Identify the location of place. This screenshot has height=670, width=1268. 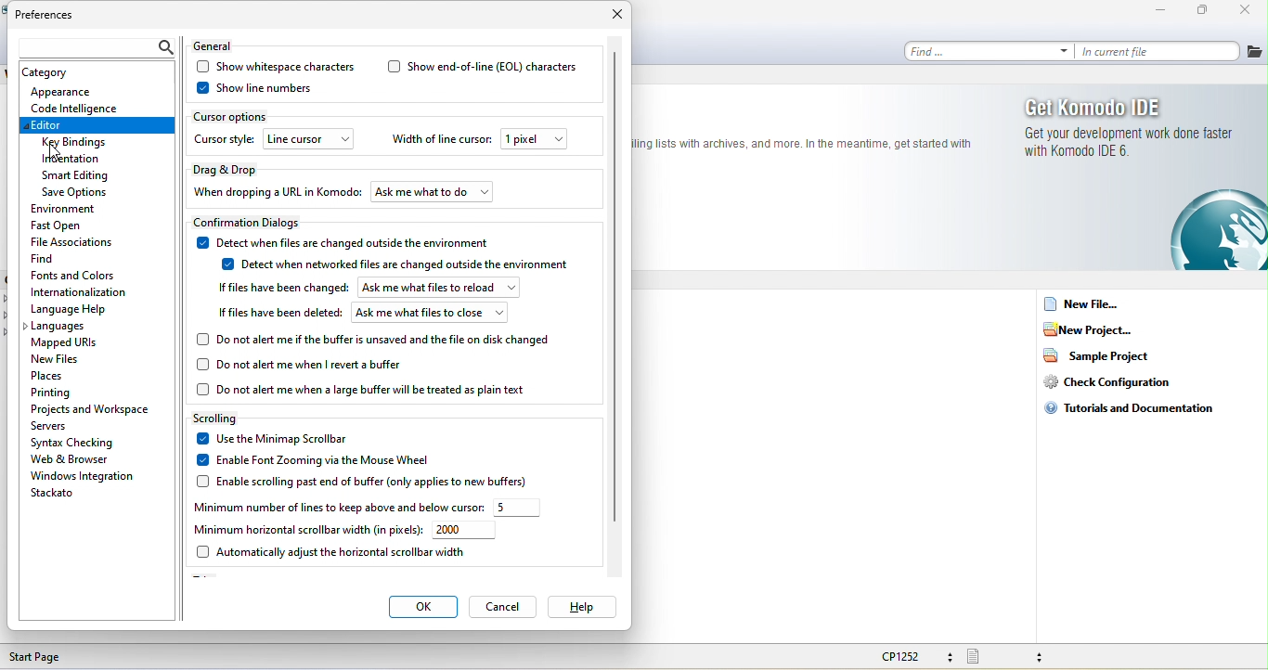
(65, 375).